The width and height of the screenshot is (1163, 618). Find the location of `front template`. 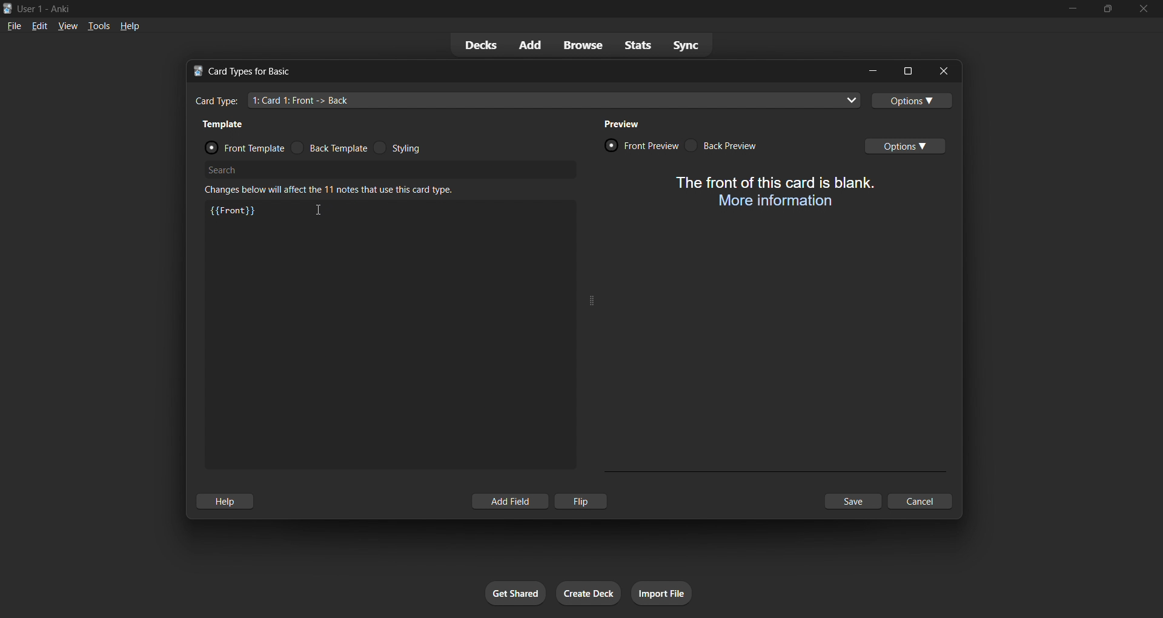

front template is located at coordinates (239, 144).